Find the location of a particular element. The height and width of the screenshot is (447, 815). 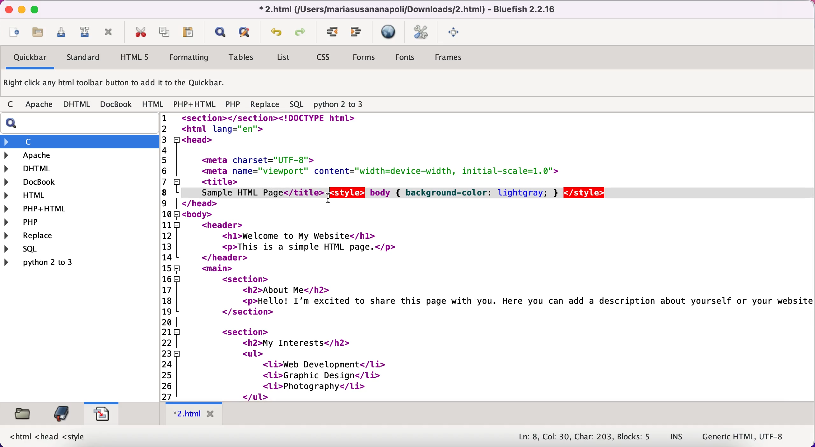

dhtml is located at coordinates (32, 168).